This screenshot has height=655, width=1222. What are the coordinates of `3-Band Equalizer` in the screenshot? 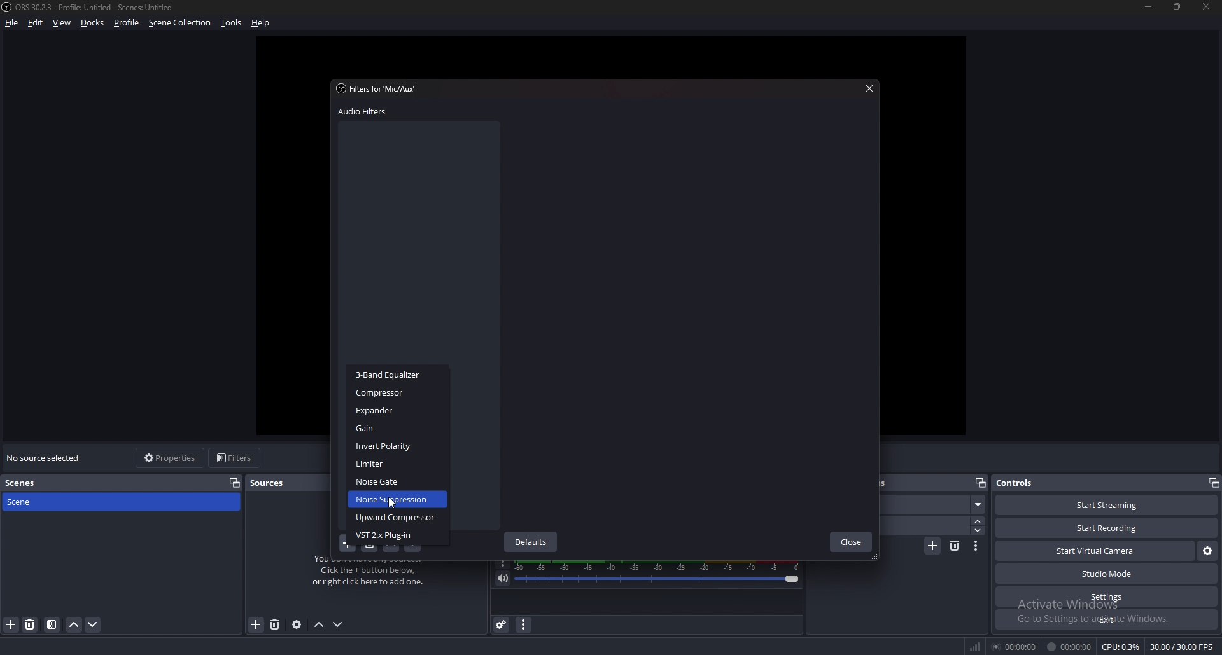 It's located at (390, 376).